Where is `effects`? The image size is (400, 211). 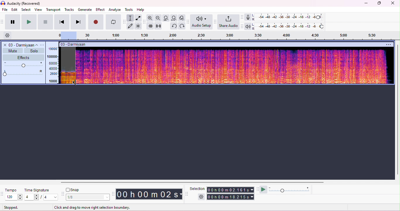
effects is located at coordinates (23, 57).